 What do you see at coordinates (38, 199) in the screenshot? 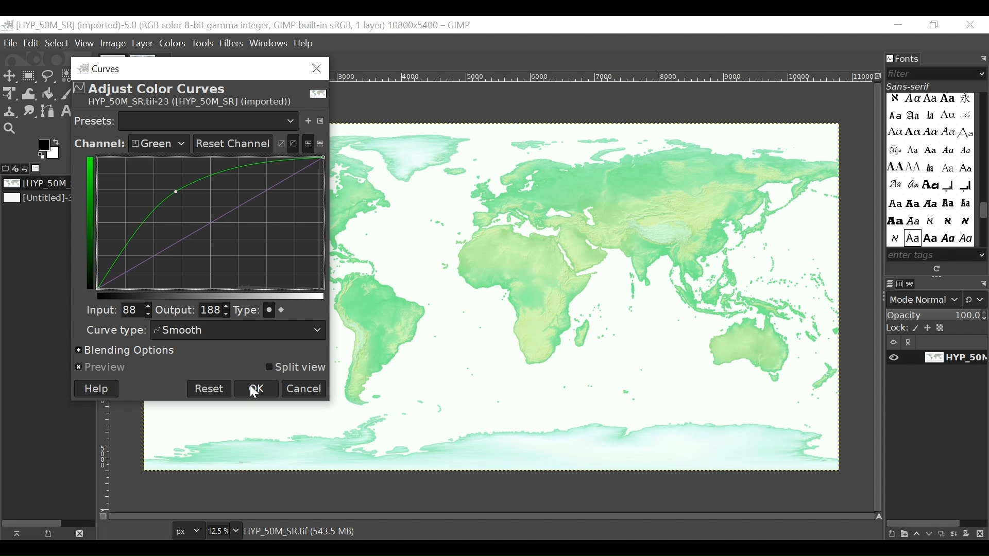
I see `Image` at bounding box center [38, 199].